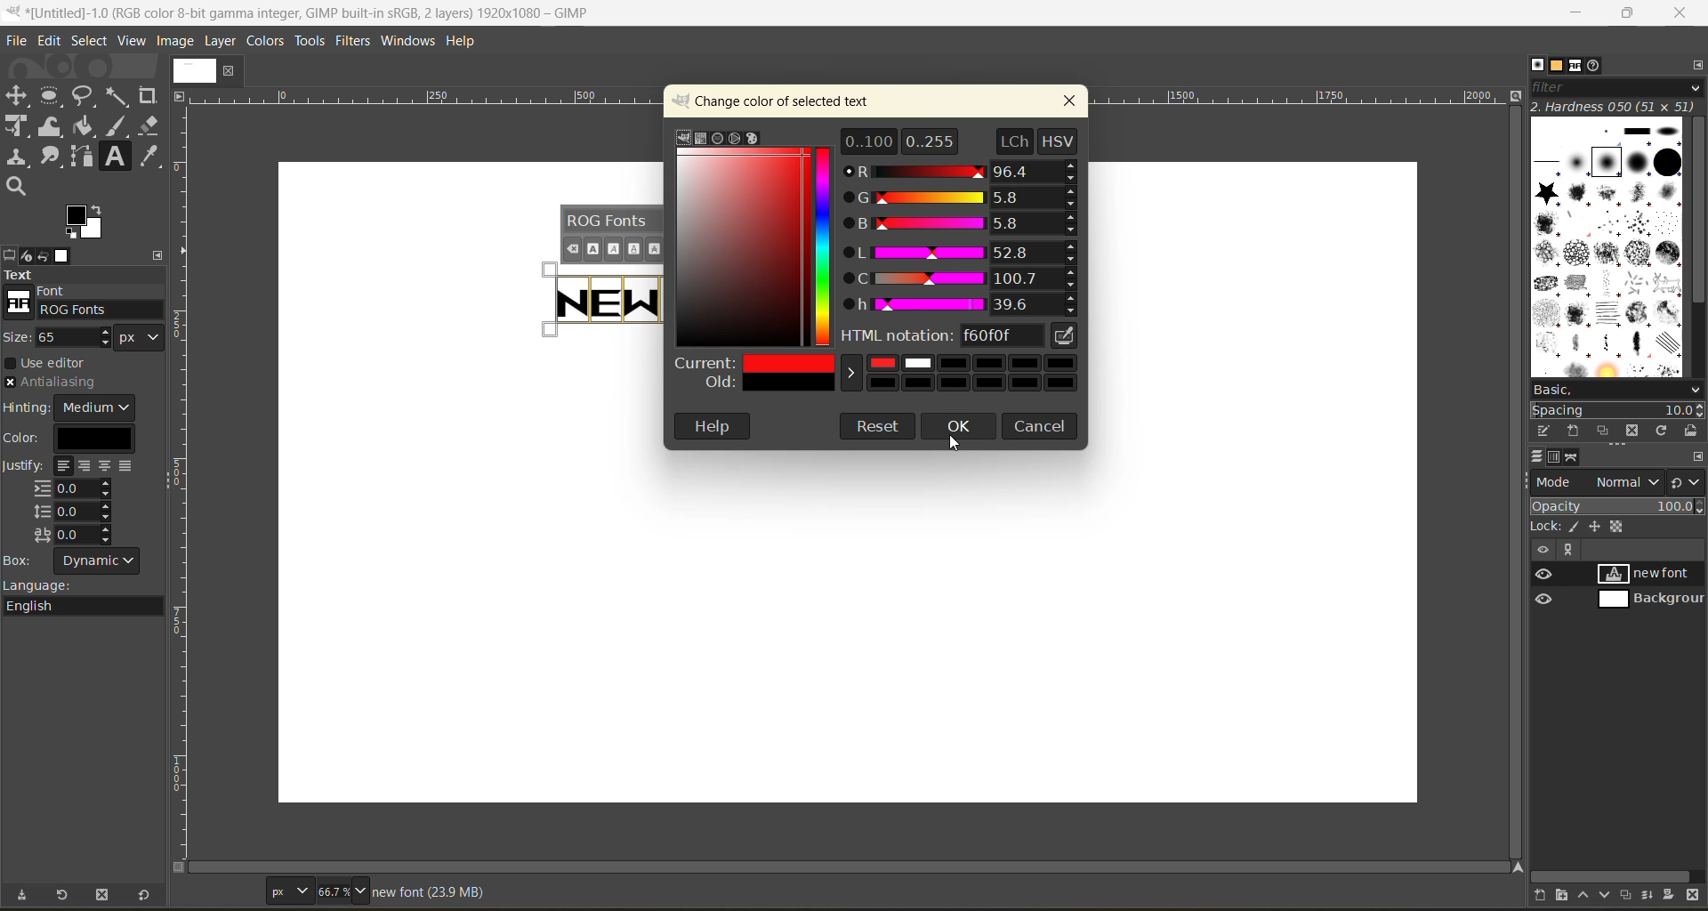 Image resolution: width=1708 pixels, height=911 pixels. I want to click on restore tool preset, so click(64, 895).